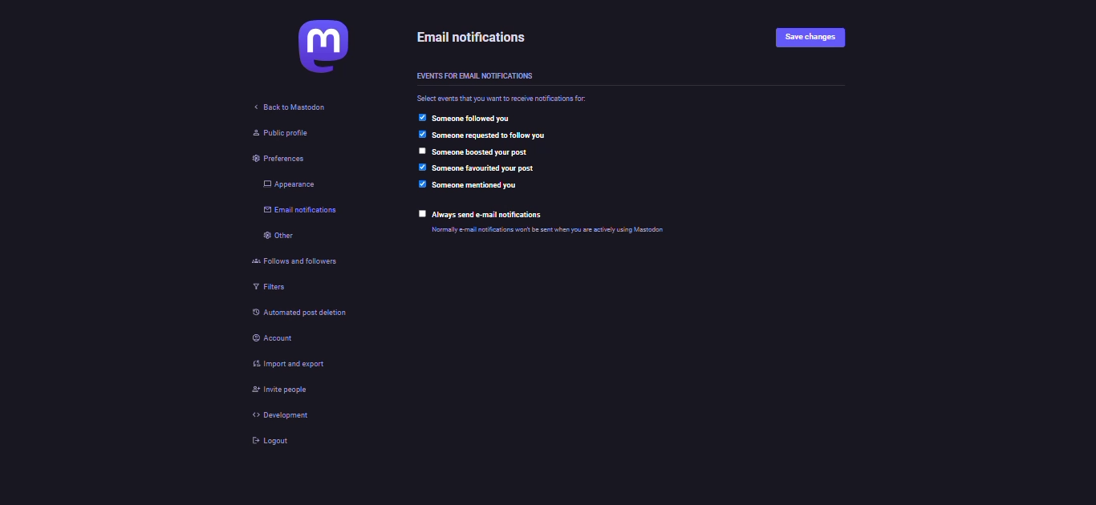 This screenshot has width=1096, height=505. I want to click on appearance, so click(282, 184).